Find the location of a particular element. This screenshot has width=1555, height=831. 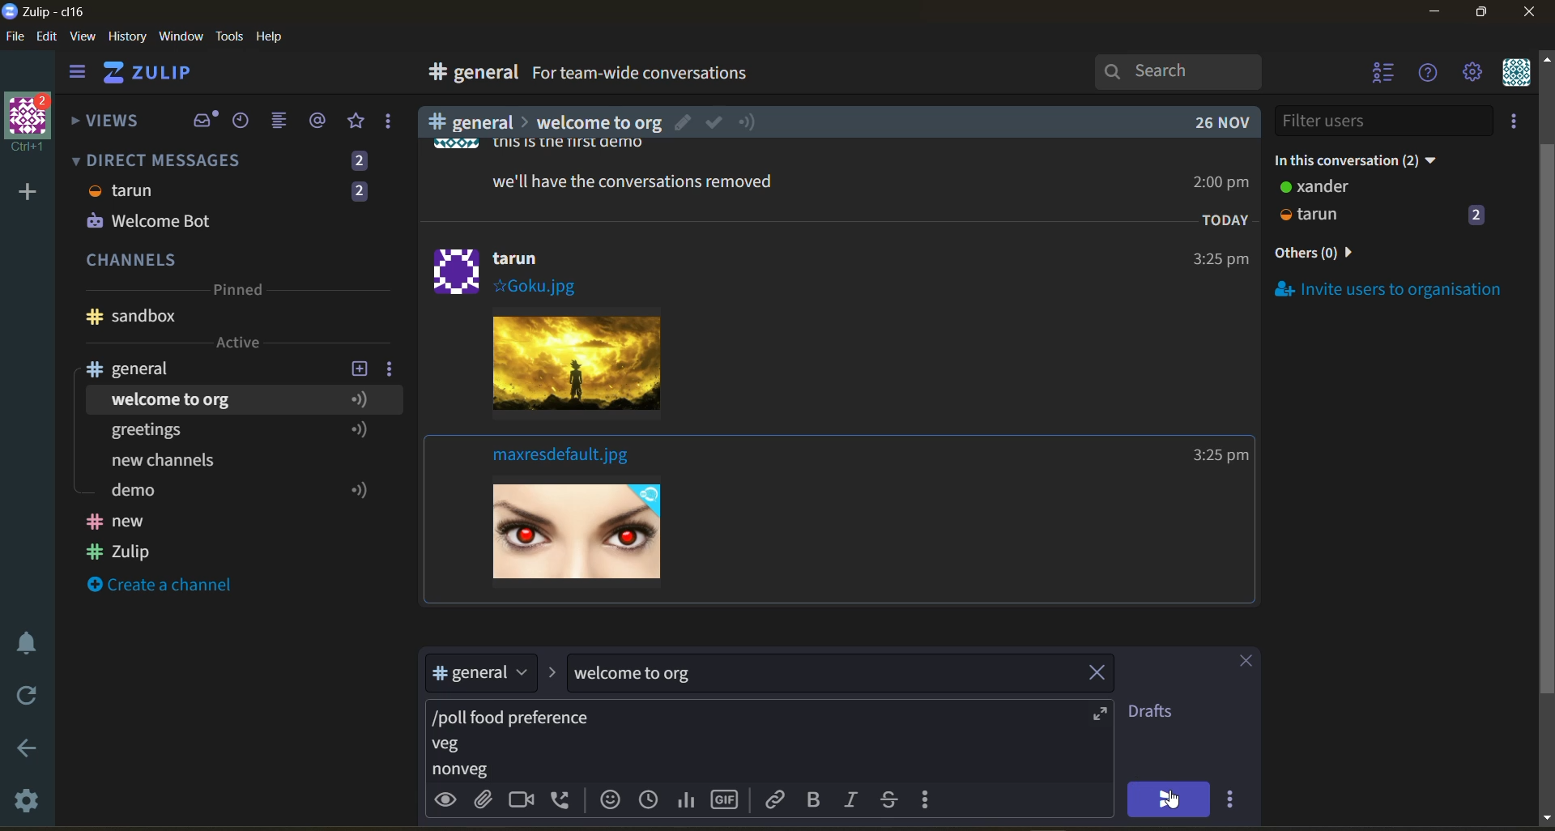

strikethrough is located at coordinates (894, 799).